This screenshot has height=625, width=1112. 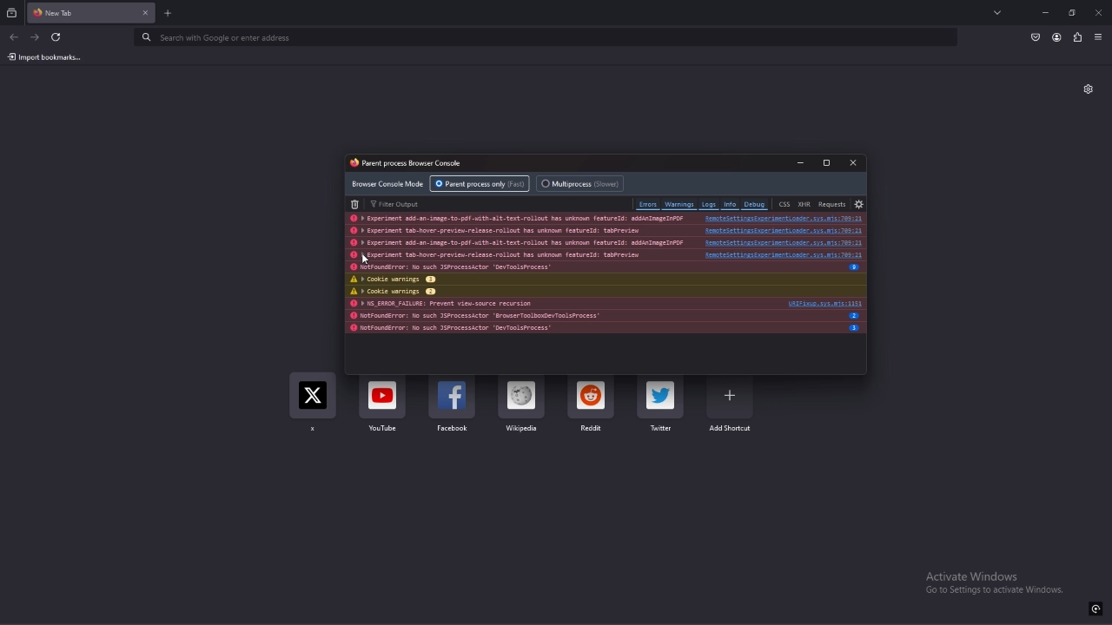 I want to click on reddiut, so click(x=592, y=408).